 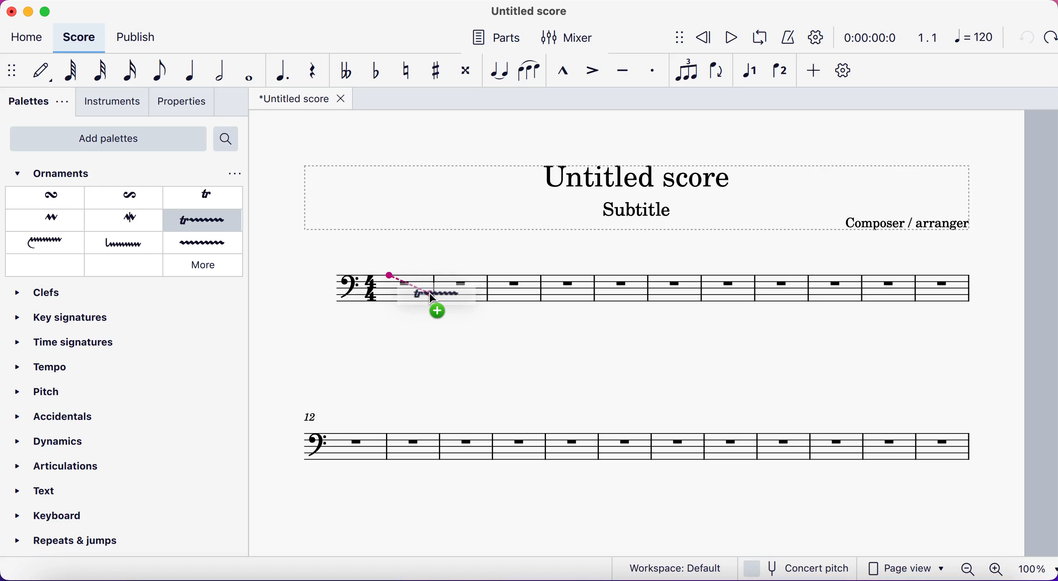 What do you see at coordinates (525, 12) in the screenshot?
I see `title` at bounding box center [525, 12].